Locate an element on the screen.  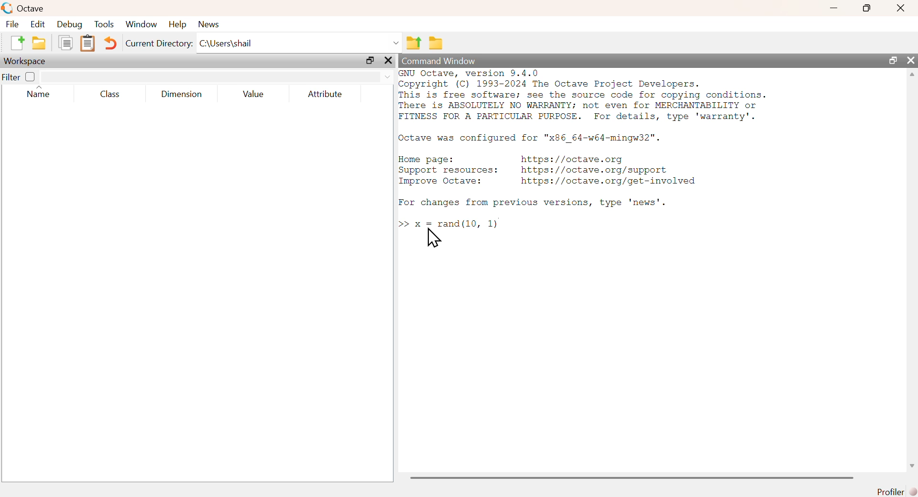
open an existing file in editor is located at coordinates (38, 43).